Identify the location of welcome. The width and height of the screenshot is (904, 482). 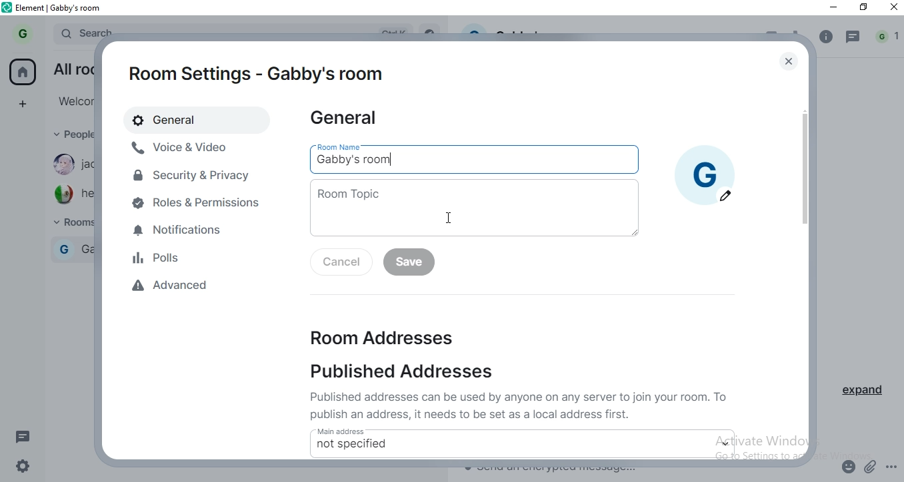
(72, 101).